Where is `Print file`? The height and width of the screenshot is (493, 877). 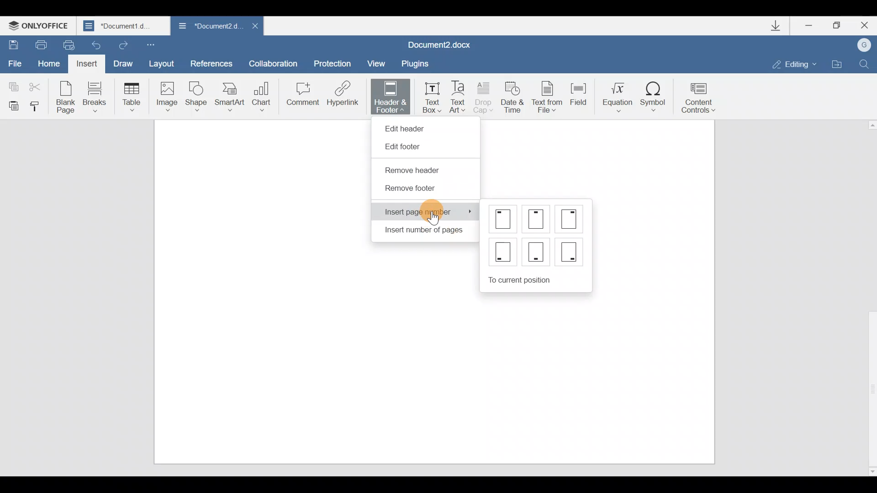
Print file is located at coordinates (39, 44).